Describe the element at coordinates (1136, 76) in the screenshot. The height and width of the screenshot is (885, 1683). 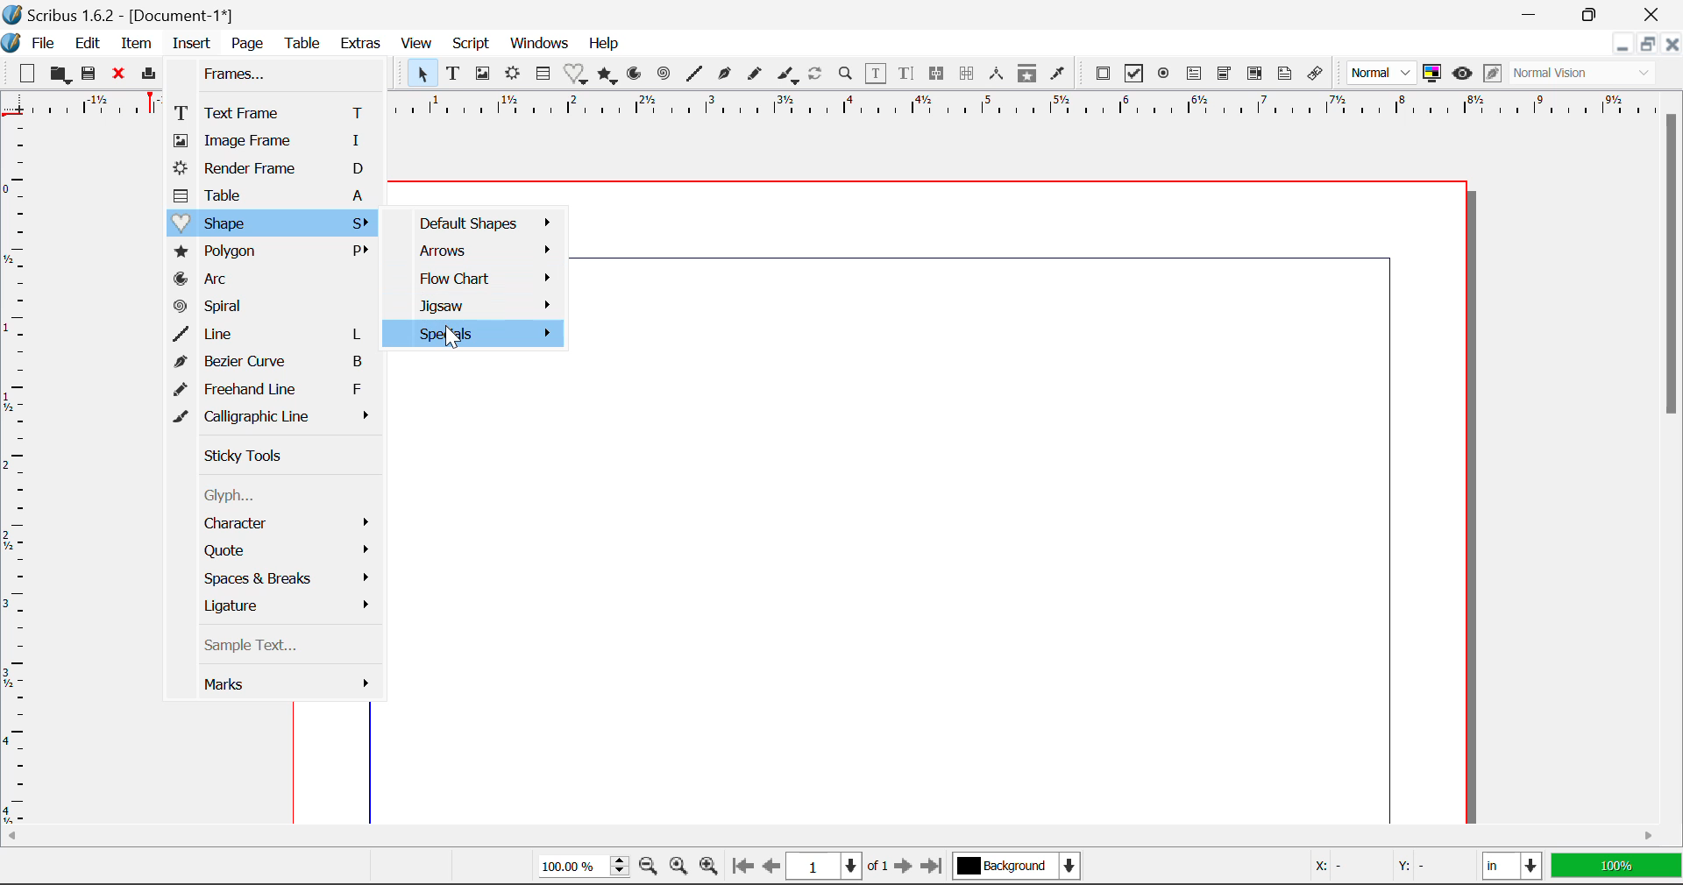
I see `Pdf Checkbox` at that location.